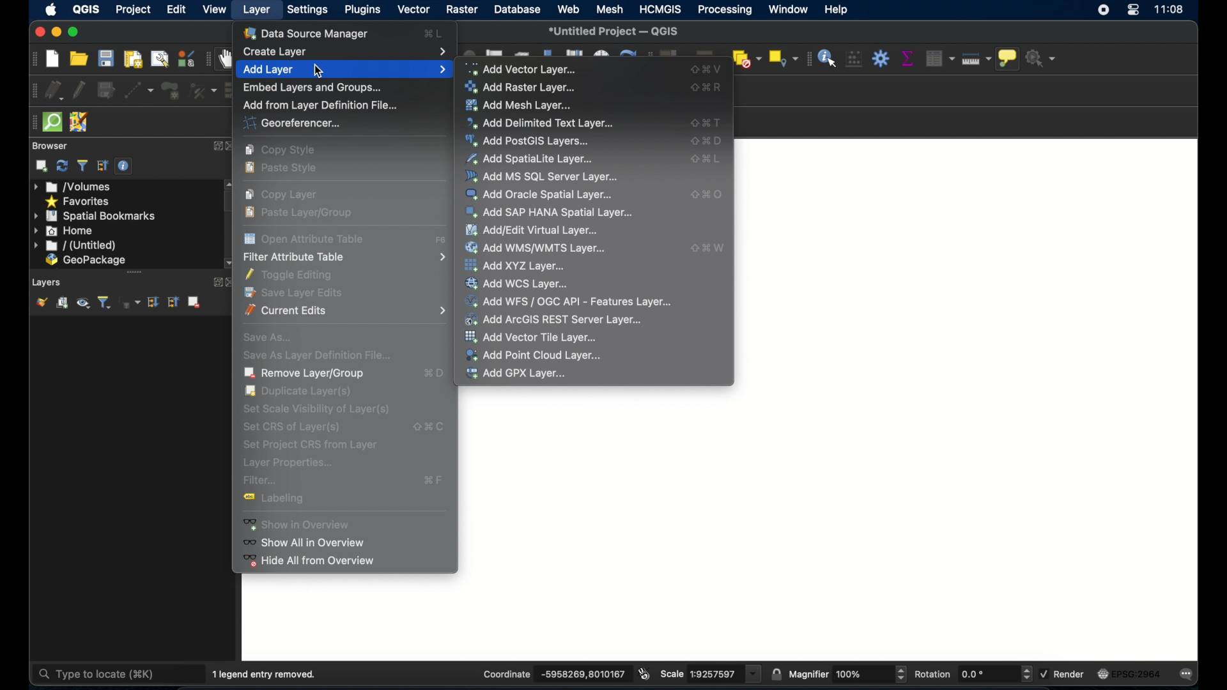  What do you see at coordinates (217, 146) in the screenshot?
I see `expand` at bounding box center [217, 146].